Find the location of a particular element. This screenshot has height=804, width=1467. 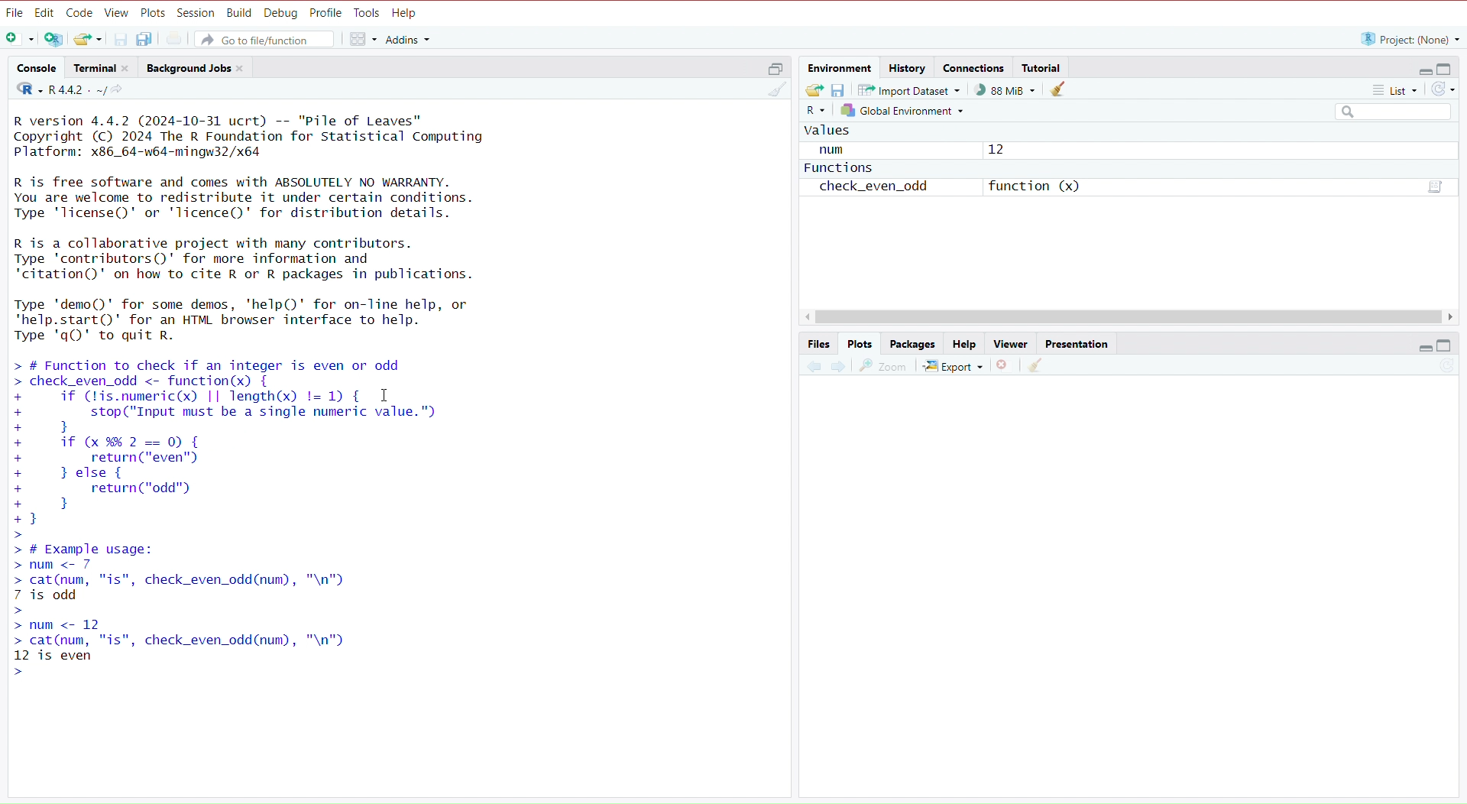

open an existing file is located at coordinates (89, 39).